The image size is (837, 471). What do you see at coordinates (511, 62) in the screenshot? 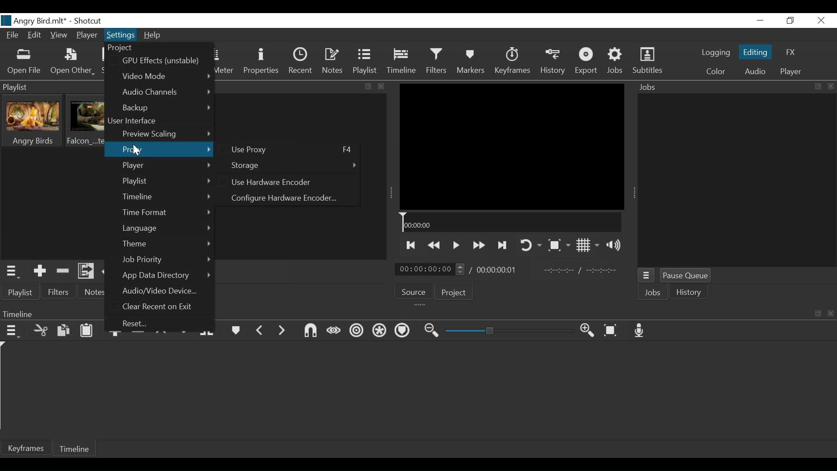
I see `Keyframes` at bounding box center [511, 62].